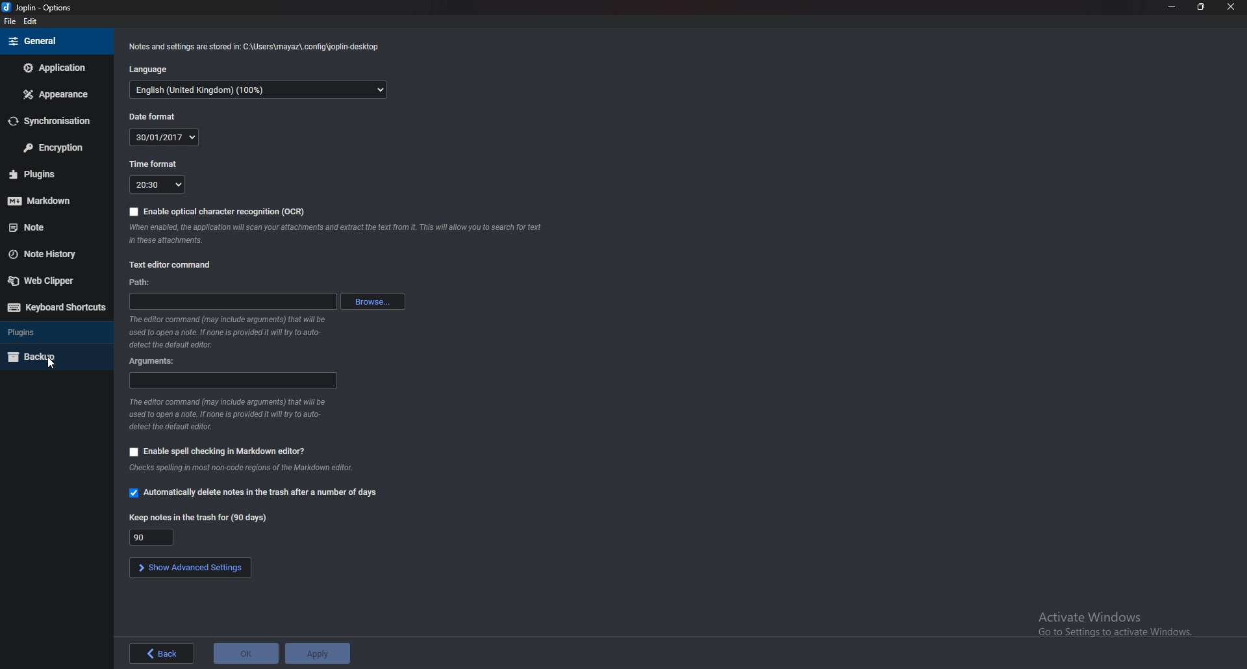 The height and width of the screenshot is (669, 1247). What do you see at coordinates (219, 450) in the screenshot?
I see `Enable spell checking` at bounding box center [219, 450].